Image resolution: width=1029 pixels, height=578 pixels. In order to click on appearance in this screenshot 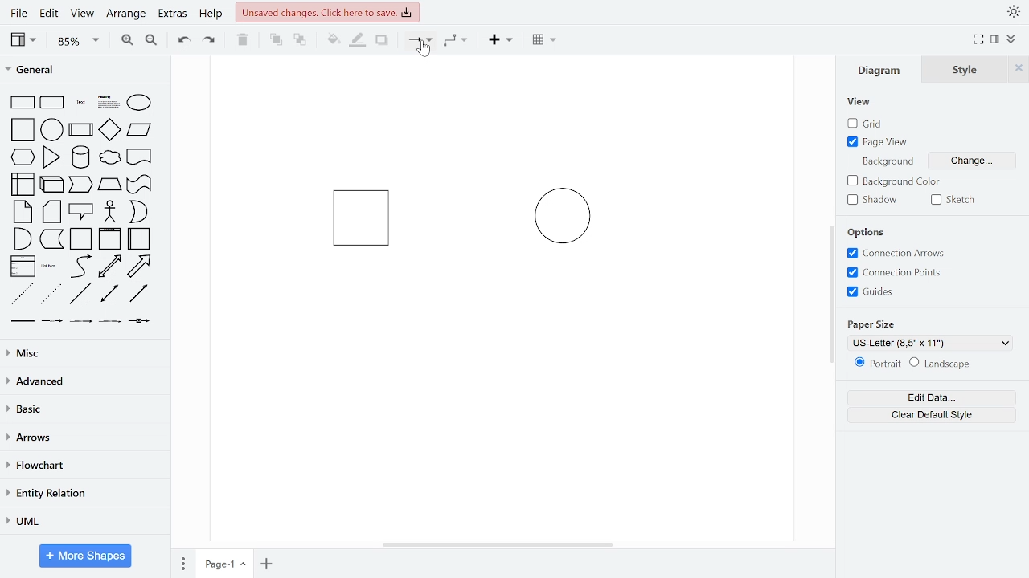, I will do `click(1013, 12)`.